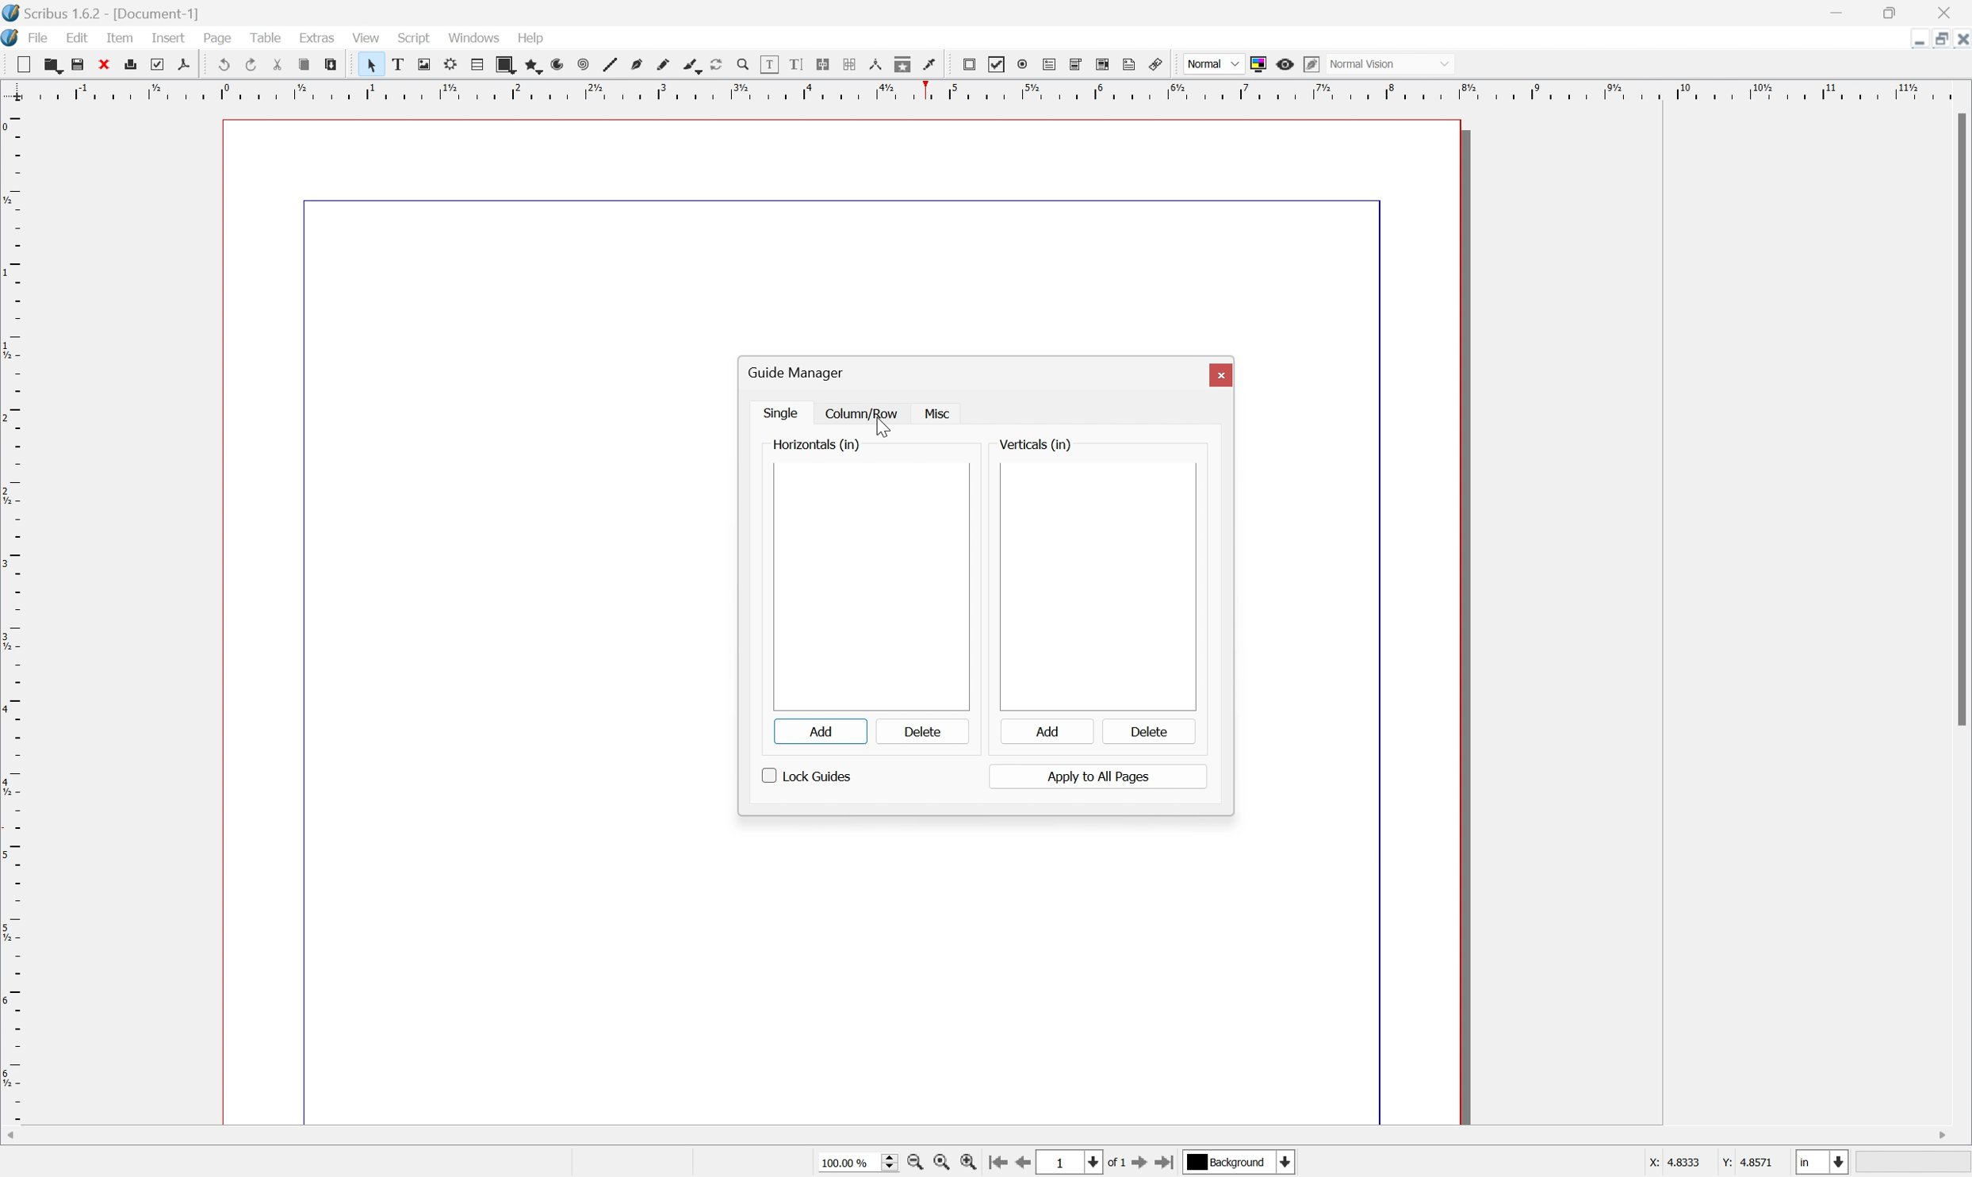 This screenshot has height=1177, width=1972. What do you see at coordinates (414, 37) in the screenshot?
I see `script` at bounding box center [414, 37].